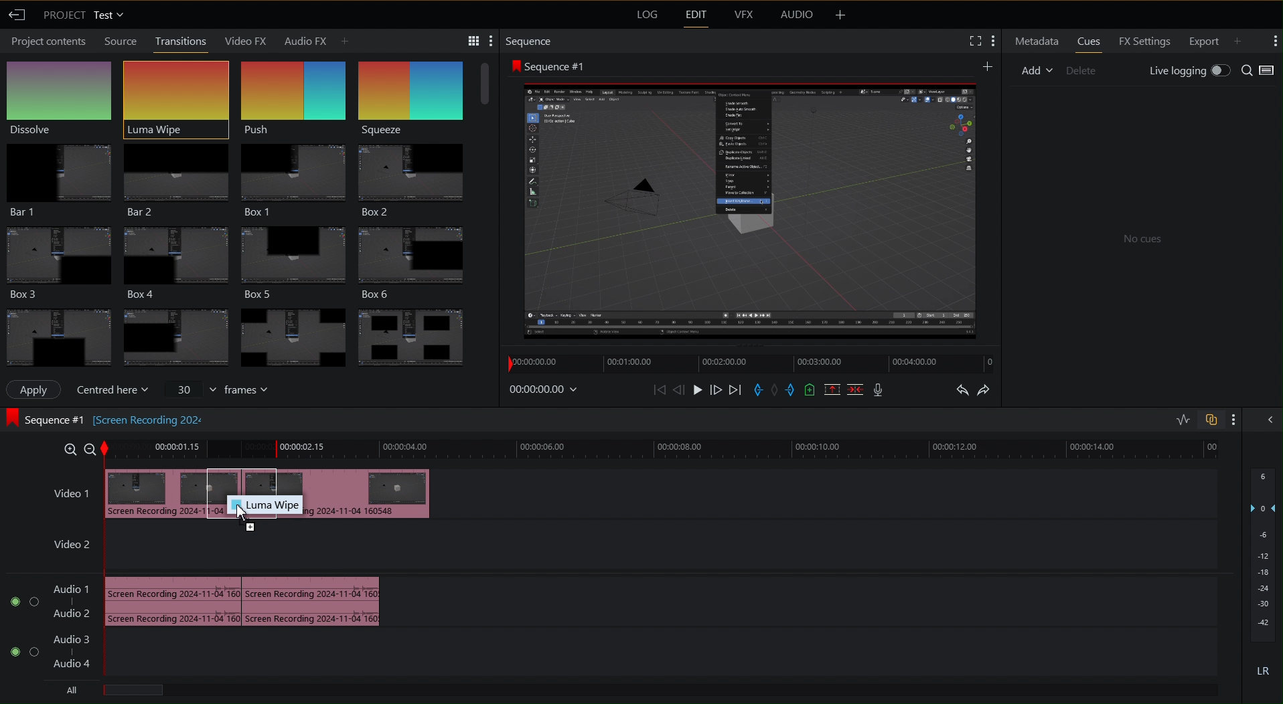  What do you see at coordinates (239, 333) in the screenshot?
I see `Transitions` at bounding box center [239, 333].